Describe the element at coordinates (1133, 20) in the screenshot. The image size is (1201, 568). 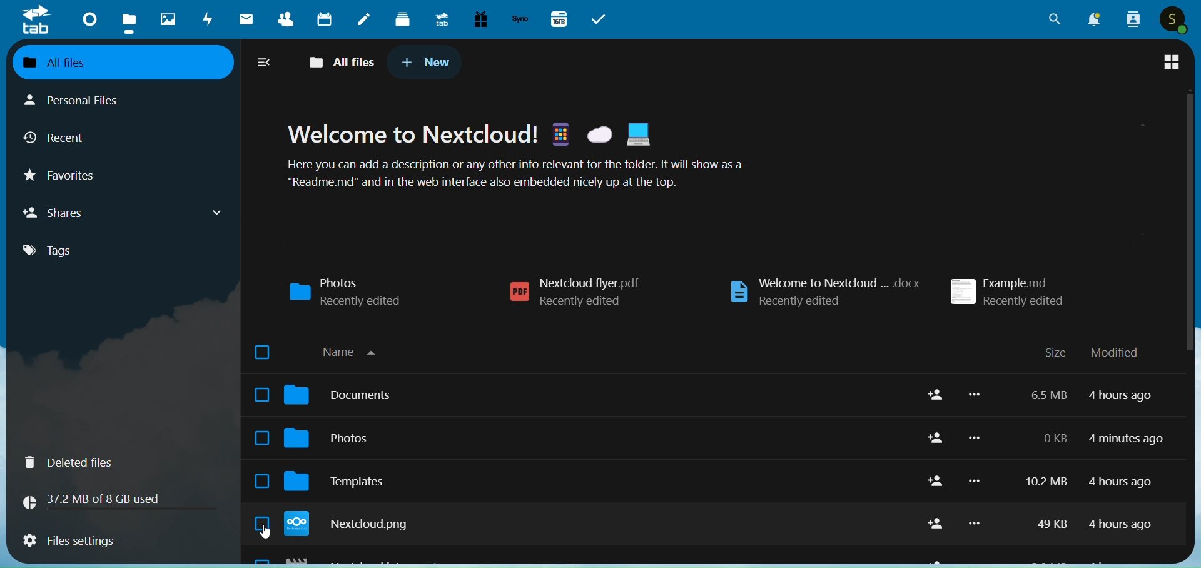
I see `people` at that location.